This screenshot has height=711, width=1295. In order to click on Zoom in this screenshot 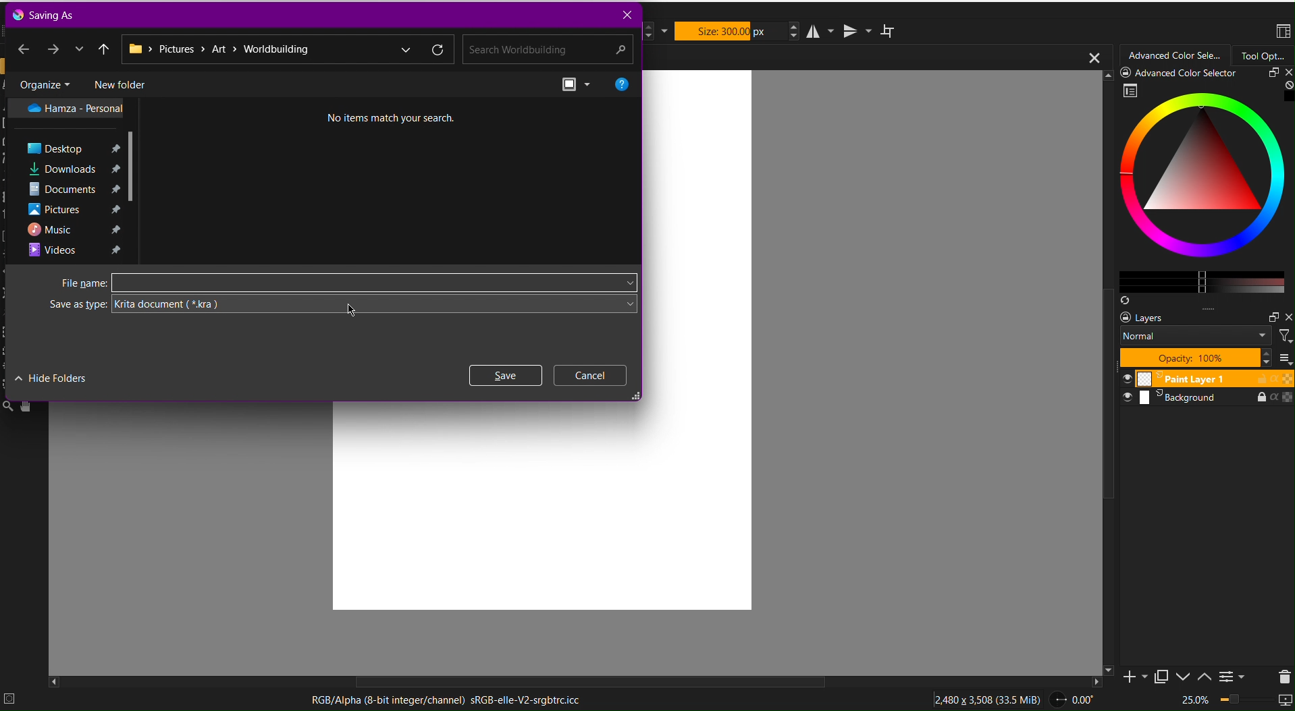, I will do `click(1234, 701)`.